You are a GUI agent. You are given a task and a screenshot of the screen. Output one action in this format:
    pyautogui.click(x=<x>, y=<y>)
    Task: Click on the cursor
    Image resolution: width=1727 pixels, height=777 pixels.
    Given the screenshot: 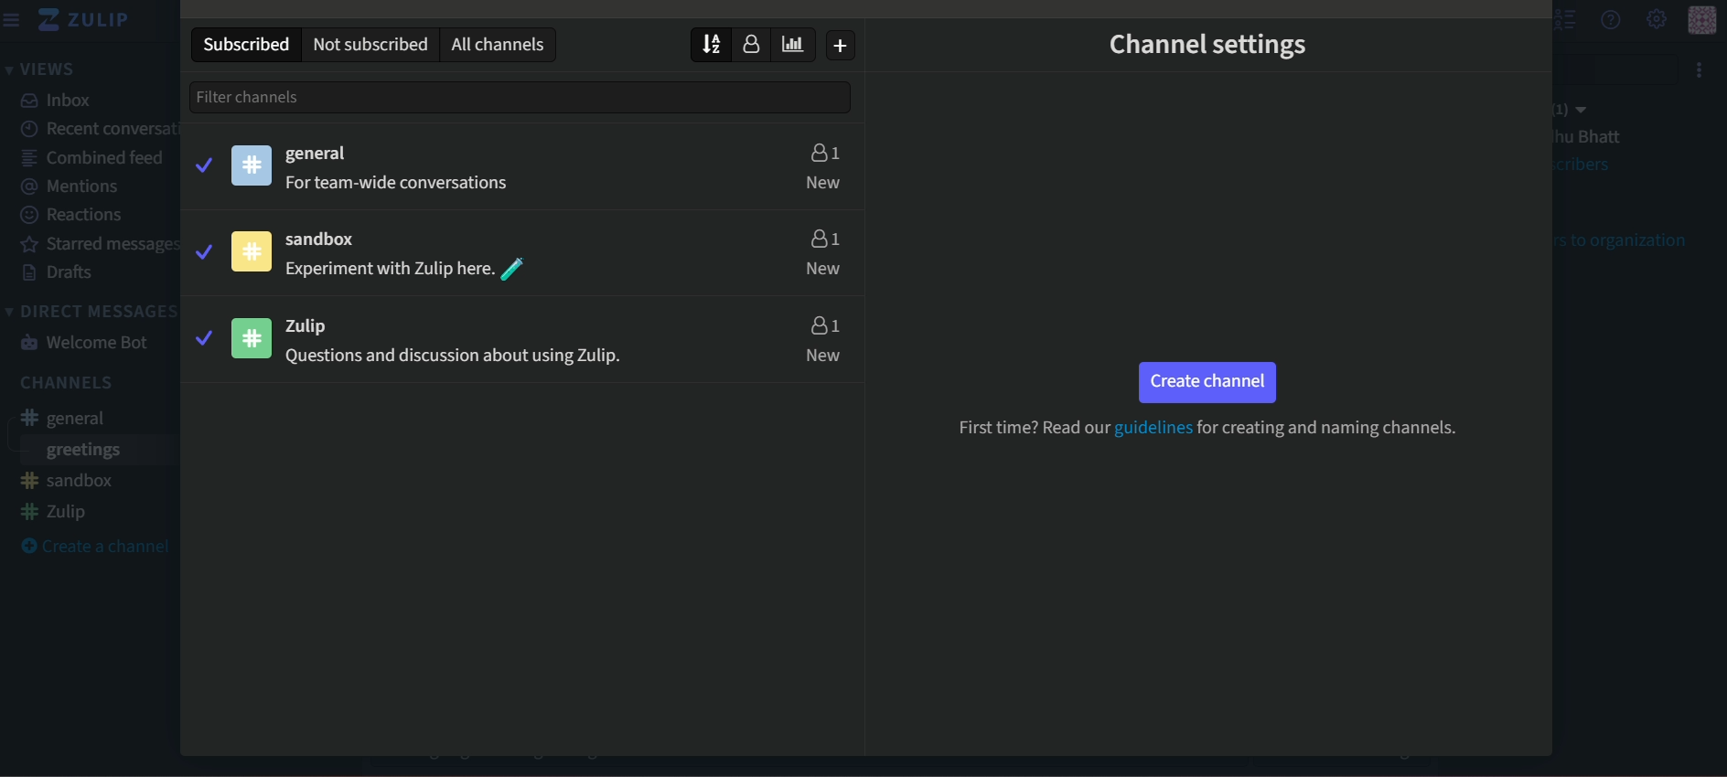 What is the action you would take?
    pyautogui.click(x=711, y=45)
    